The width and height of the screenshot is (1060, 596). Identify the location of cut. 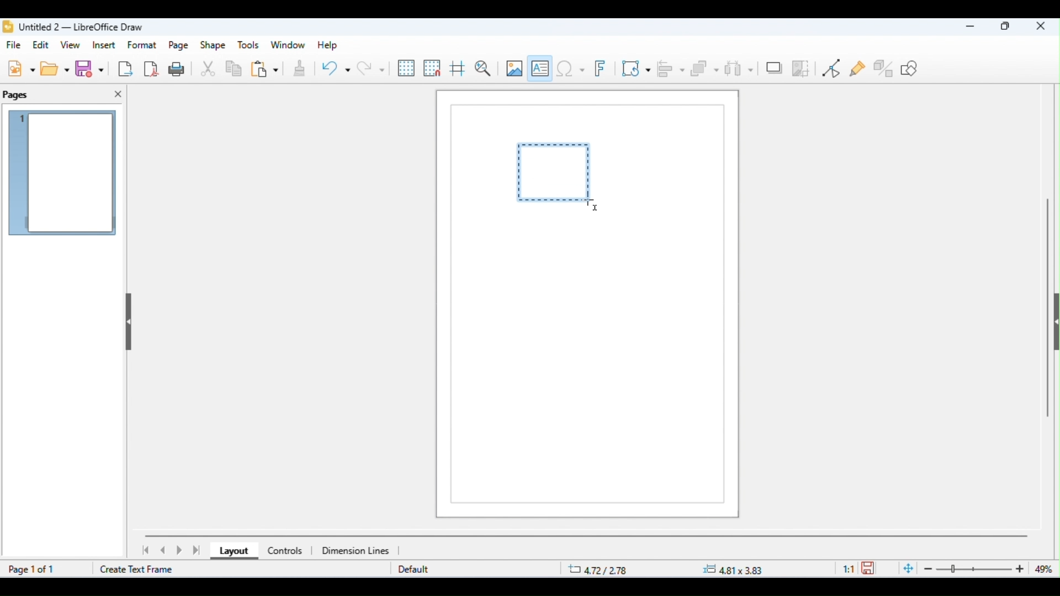
(209, 70).